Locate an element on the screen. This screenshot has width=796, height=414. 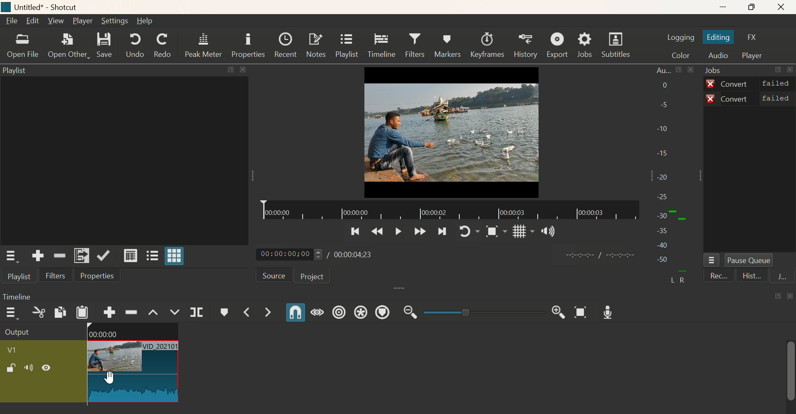
 is located at coordinates (743, 261).